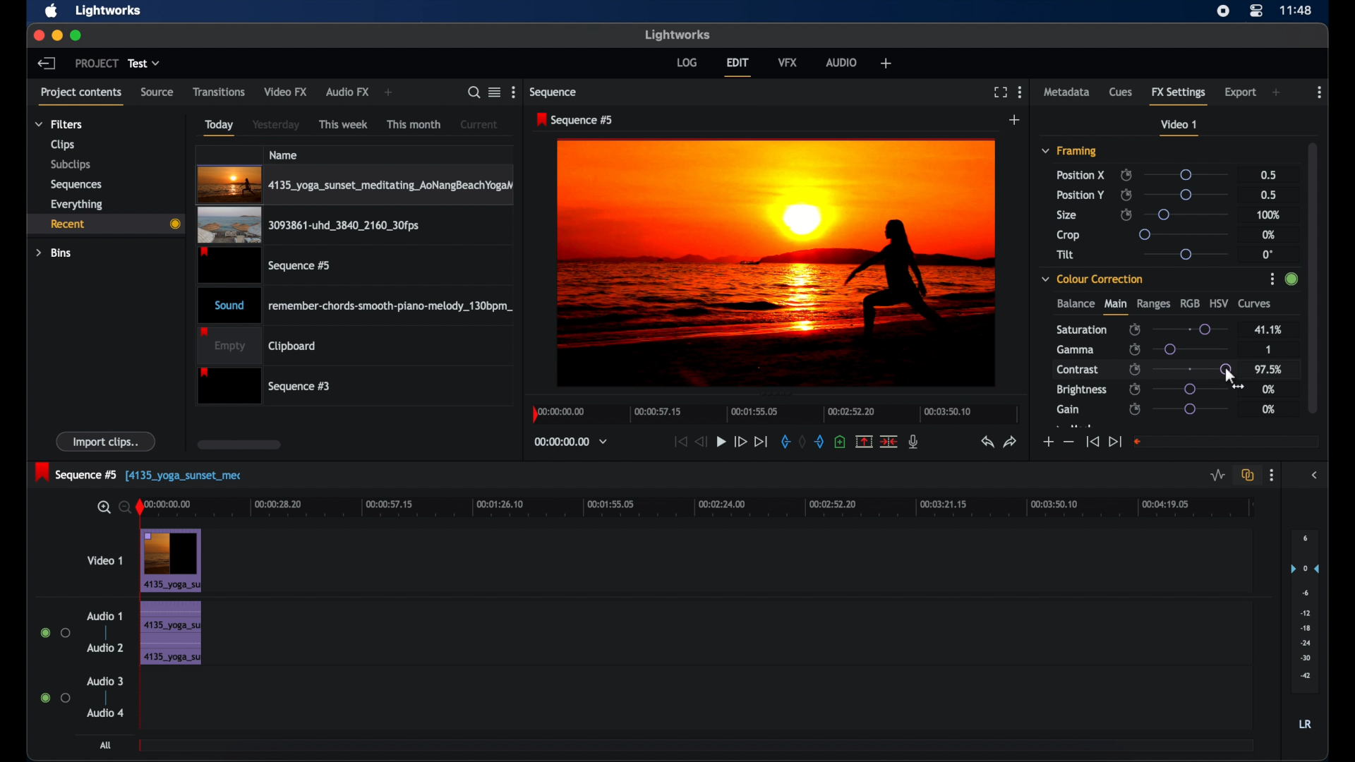 This screenshot has height=762, width=1355. Describe the element at coordinates (687, 61) in the screenshot. I see `log` at that location.